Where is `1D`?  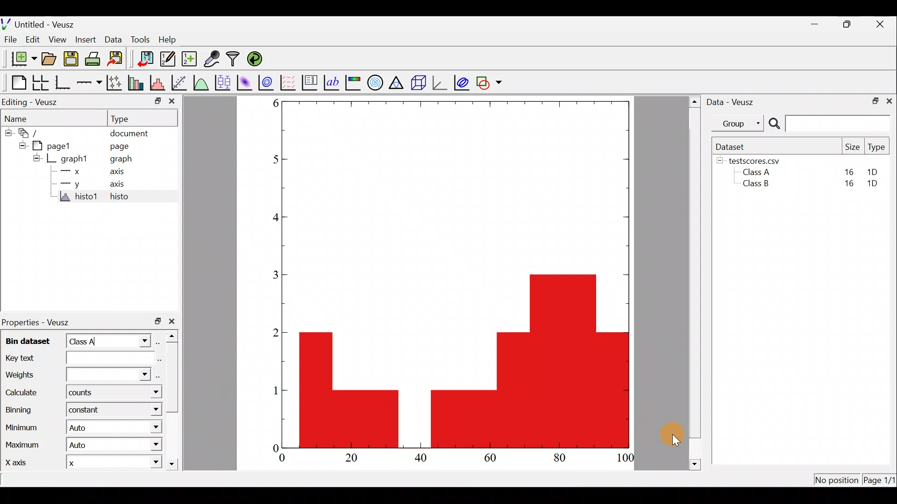
1D is located at coordinates (876, 184).